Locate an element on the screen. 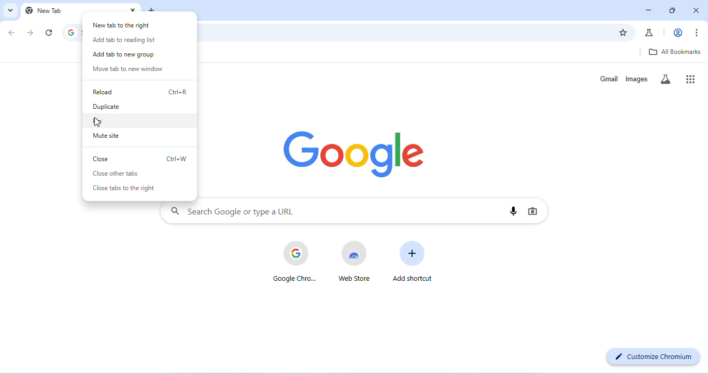 The width and height of the screenshot is (708, 374). close is located at coordinates (132, 9).